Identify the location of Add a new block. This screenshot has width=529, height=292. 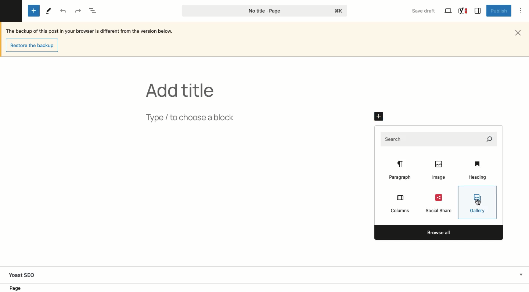
(378, 116).